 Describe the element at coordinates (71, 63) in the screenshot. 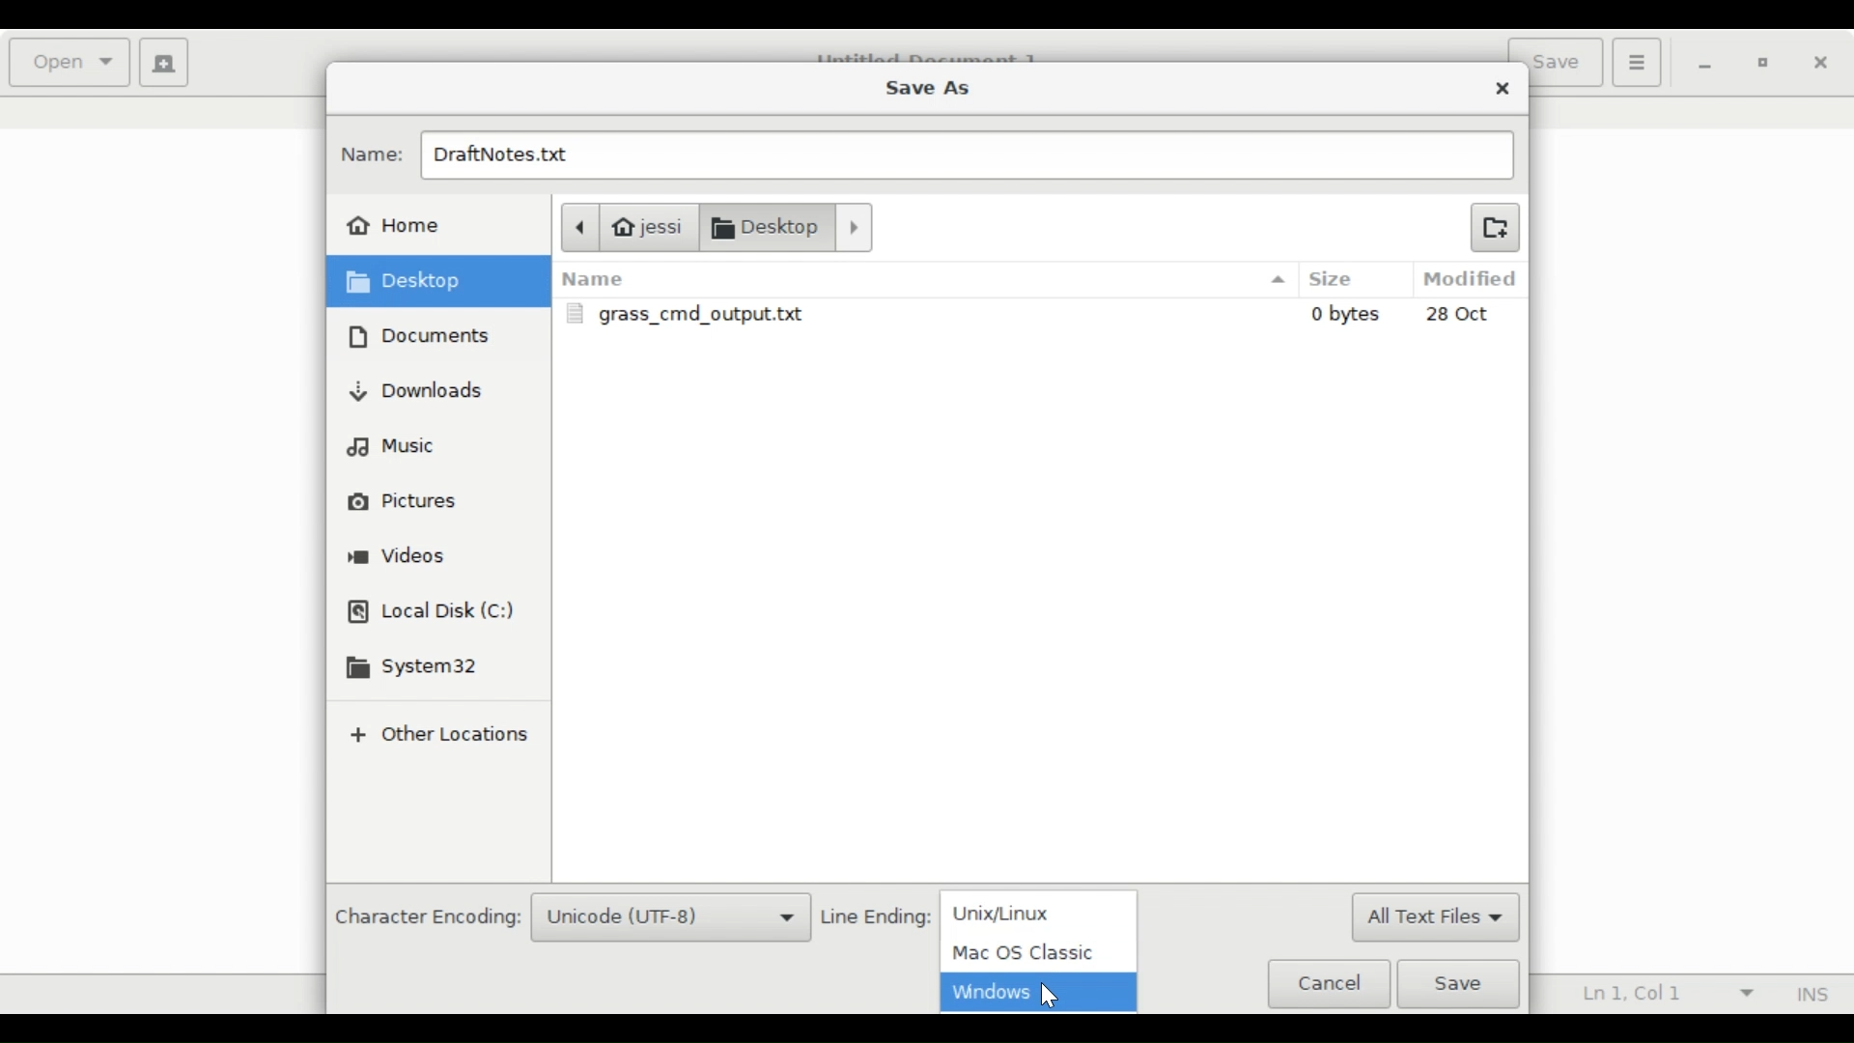

I see `Open` at that location.